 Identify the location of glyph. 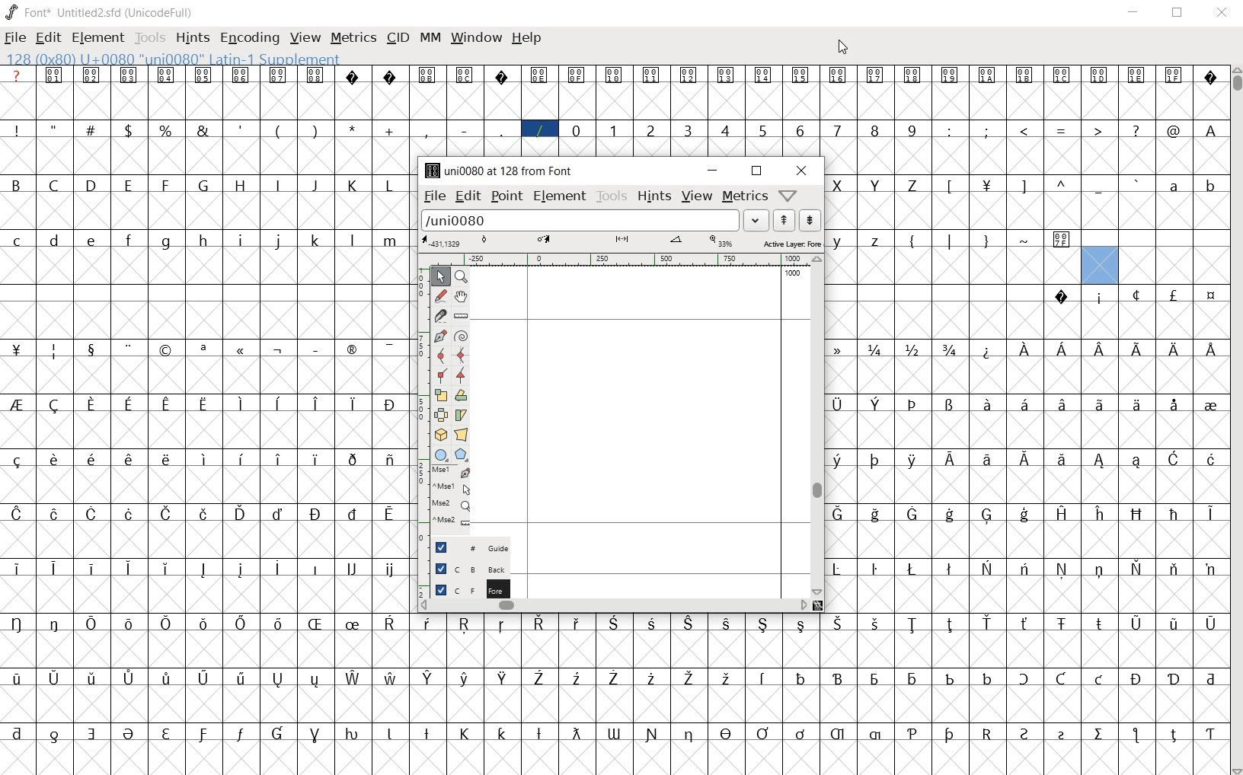
(1099, 571).